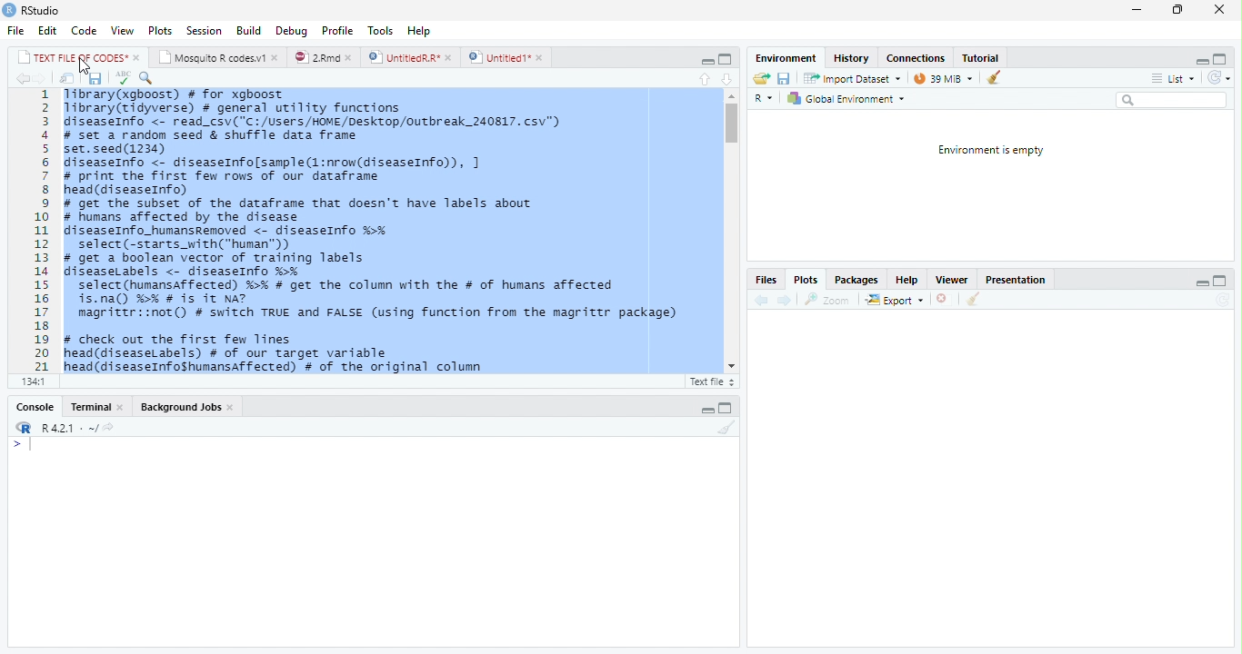  What do you see at coordinates (187, 406) in the screenshot?
I see `Background Jobs` at bounding box center [187, 406].